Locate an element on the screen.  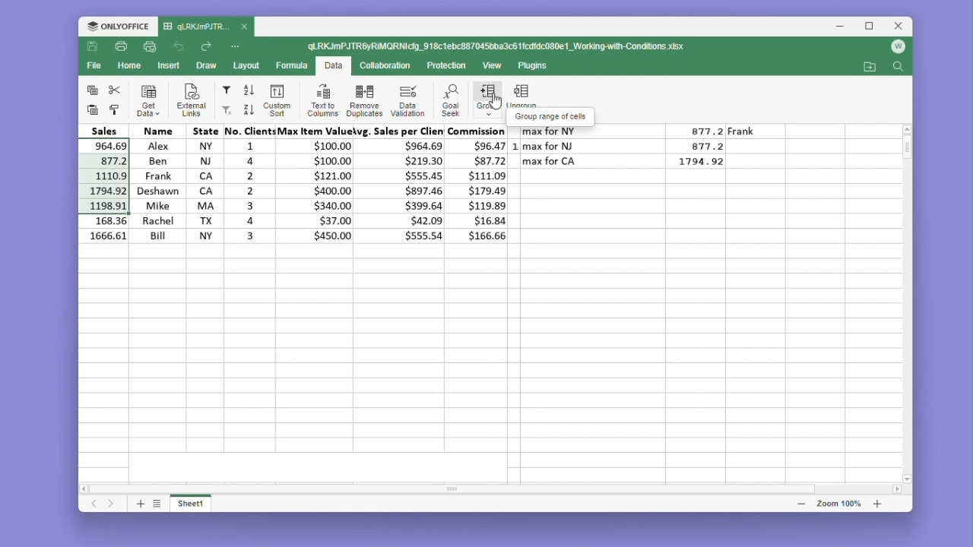
Account icon is located at coordinates (898, 47).